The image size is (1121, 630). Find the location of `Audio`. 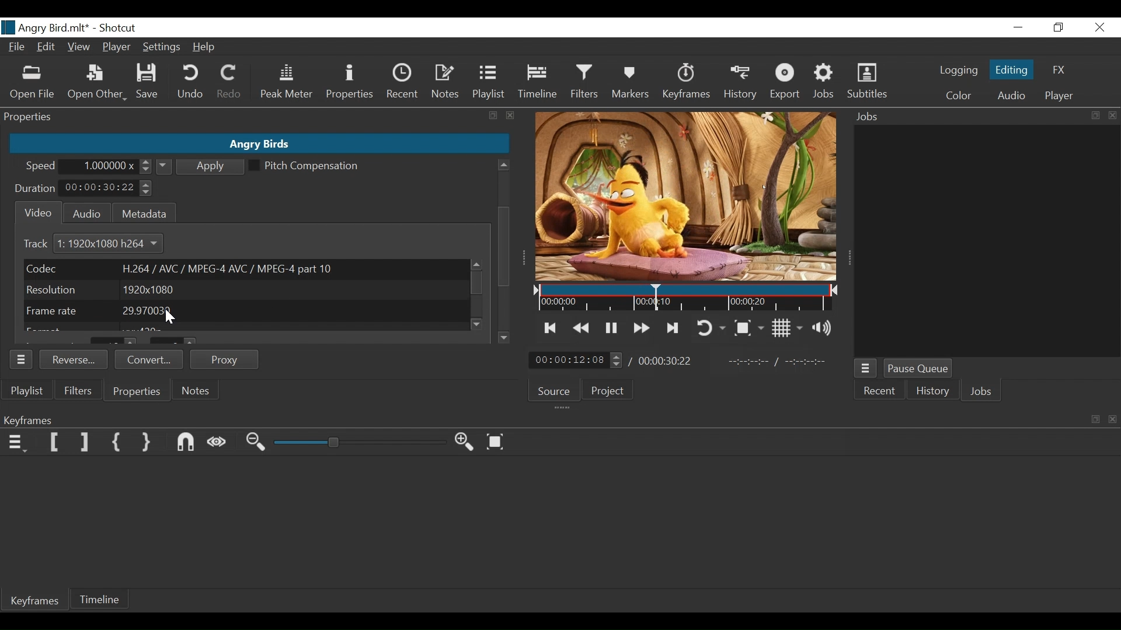

Audio is located at coordinates (1009, 96).